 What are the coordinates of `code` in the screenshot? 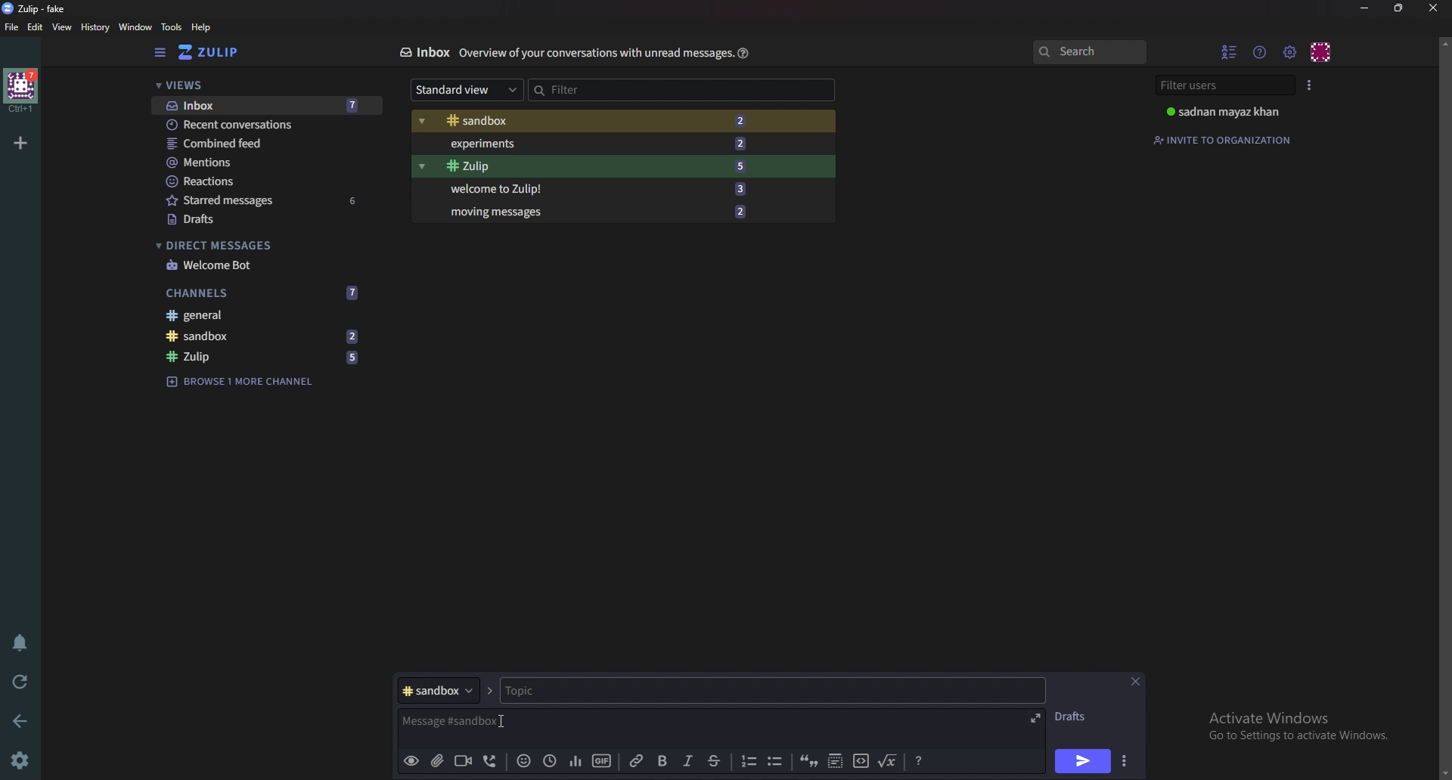 It's located at (860, 763).